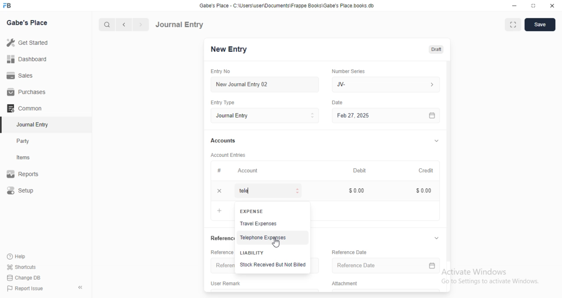 This screenshot has width=562, height=298. What do you see at coordinates (105, 25) in the screenshot?
I see `Search` at bounding box center [105, 25].